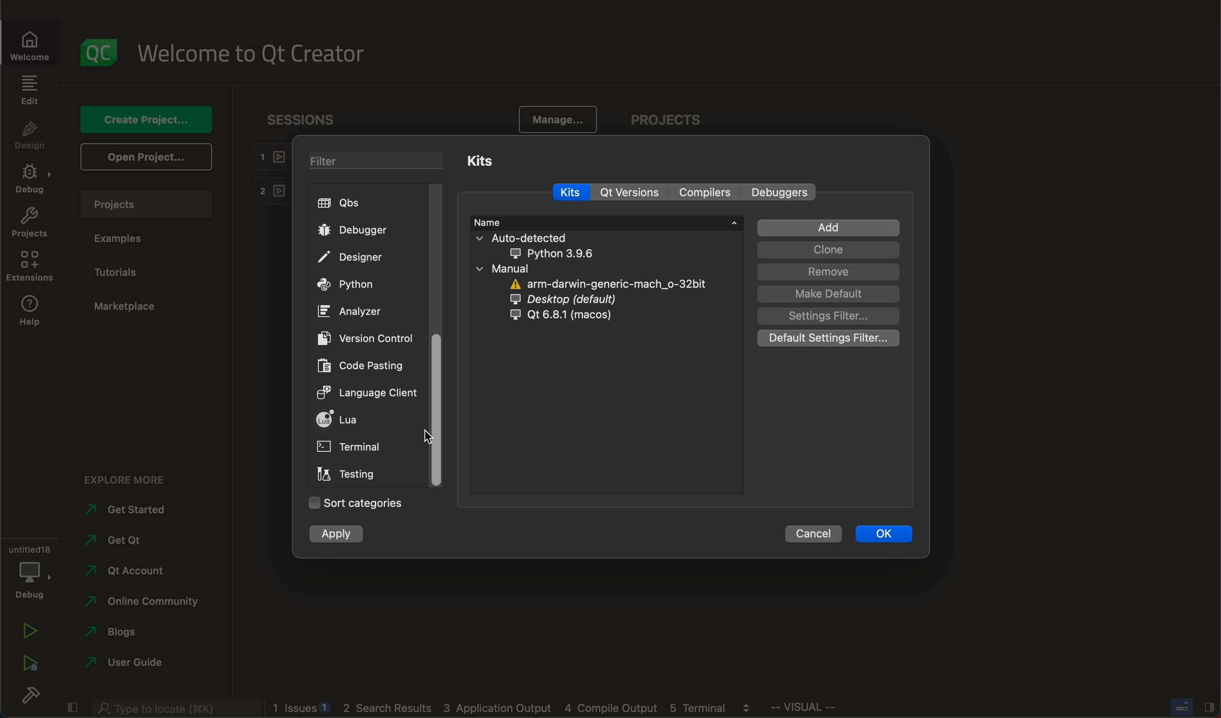  Describe the element at coordinates (828, 336) in the screenshot. I see `default` at that location.